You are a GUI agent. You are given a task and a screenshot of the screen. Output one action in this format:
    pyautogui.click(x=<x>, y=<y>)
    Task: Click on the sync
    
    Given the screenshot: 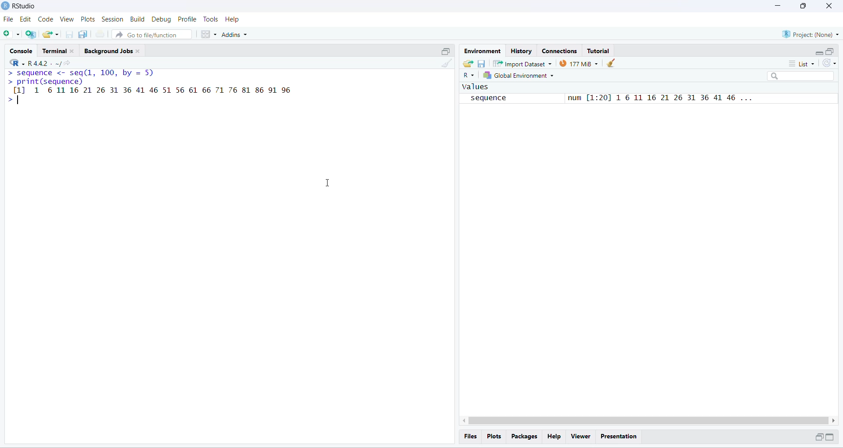 What is the action you would take?
    pyautogui.click(x=829, y=63)
    